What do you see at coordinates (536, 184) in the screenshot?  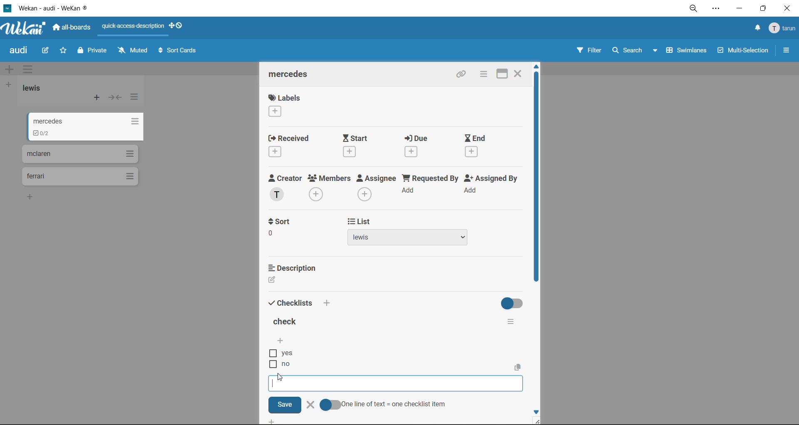 I see `vertical scroll bar` at bounding box center [536, 184].